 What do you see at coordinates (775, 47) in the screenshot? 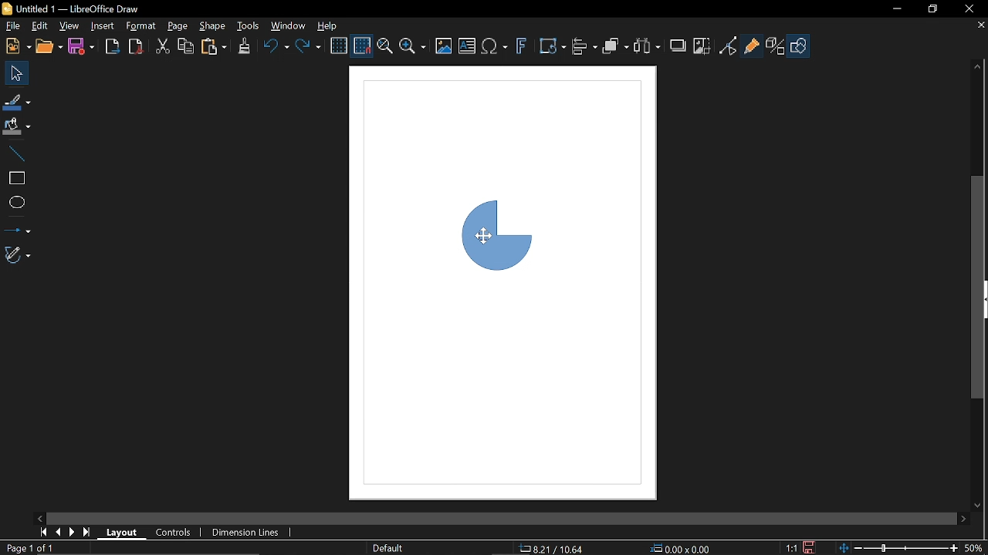
I see `Toggle extrusion` at bounding box center [775, 47].